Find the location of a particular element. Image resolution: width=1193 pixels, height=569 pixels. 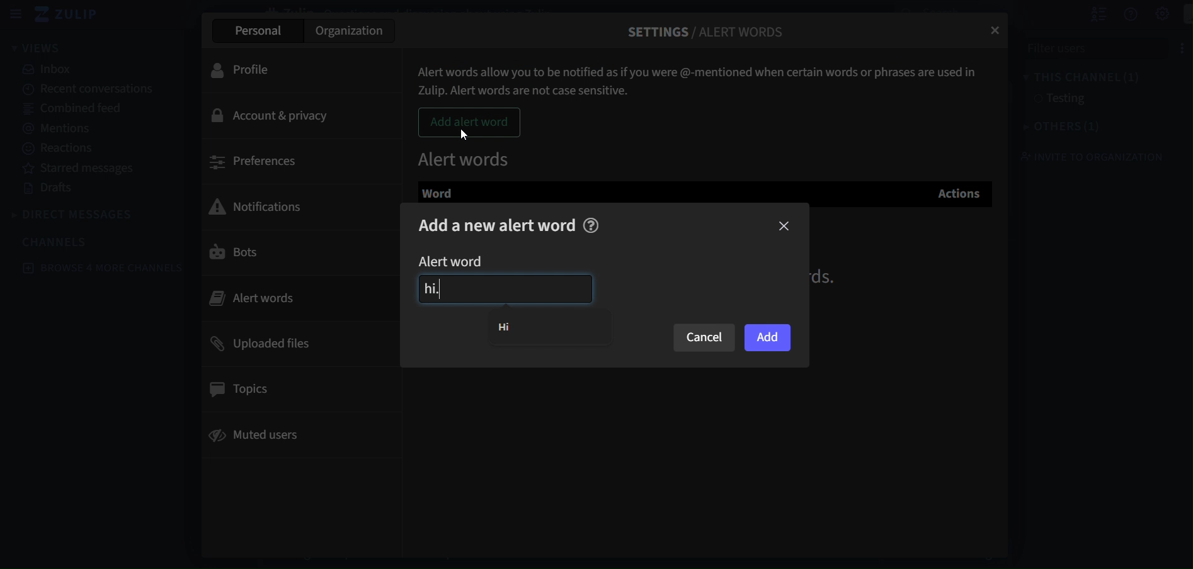

hide user list is located at coordinates (1085, 14).